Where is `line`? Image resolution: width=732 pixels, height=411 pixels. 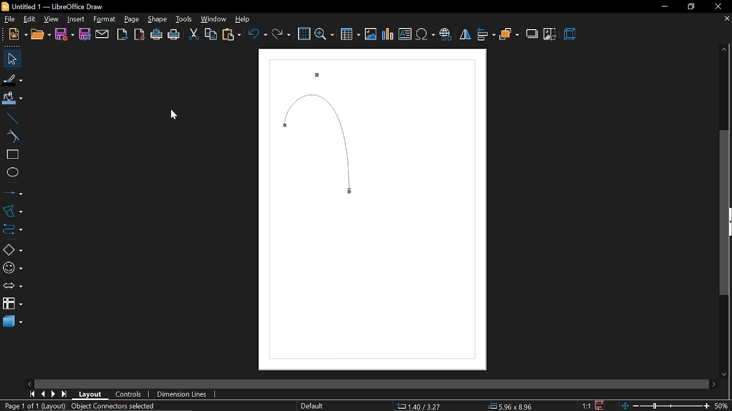 line is located at coordinates (10, 117).